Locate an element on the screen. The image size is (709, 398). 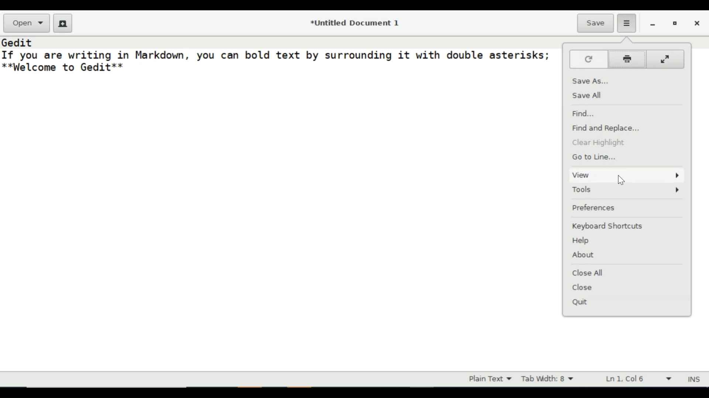
Save All is located at coordinates (591, 94).